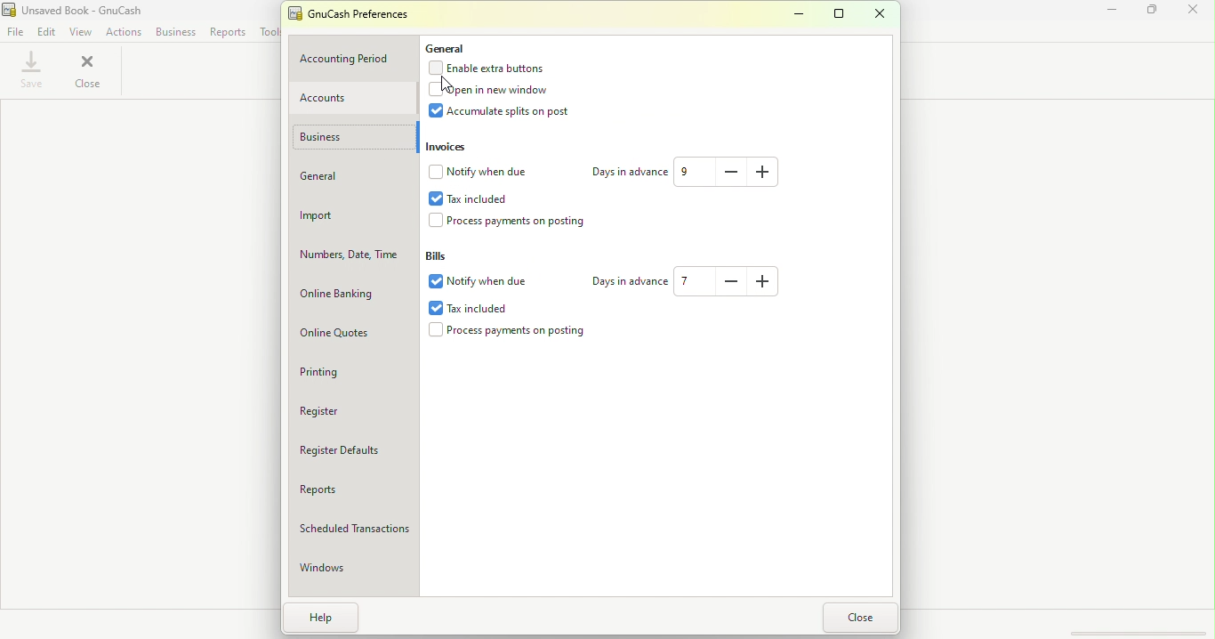  What do you see at coordinates (353, 449) in the screenshot?
I see `Register defaults` at bounding box center [353, 449].